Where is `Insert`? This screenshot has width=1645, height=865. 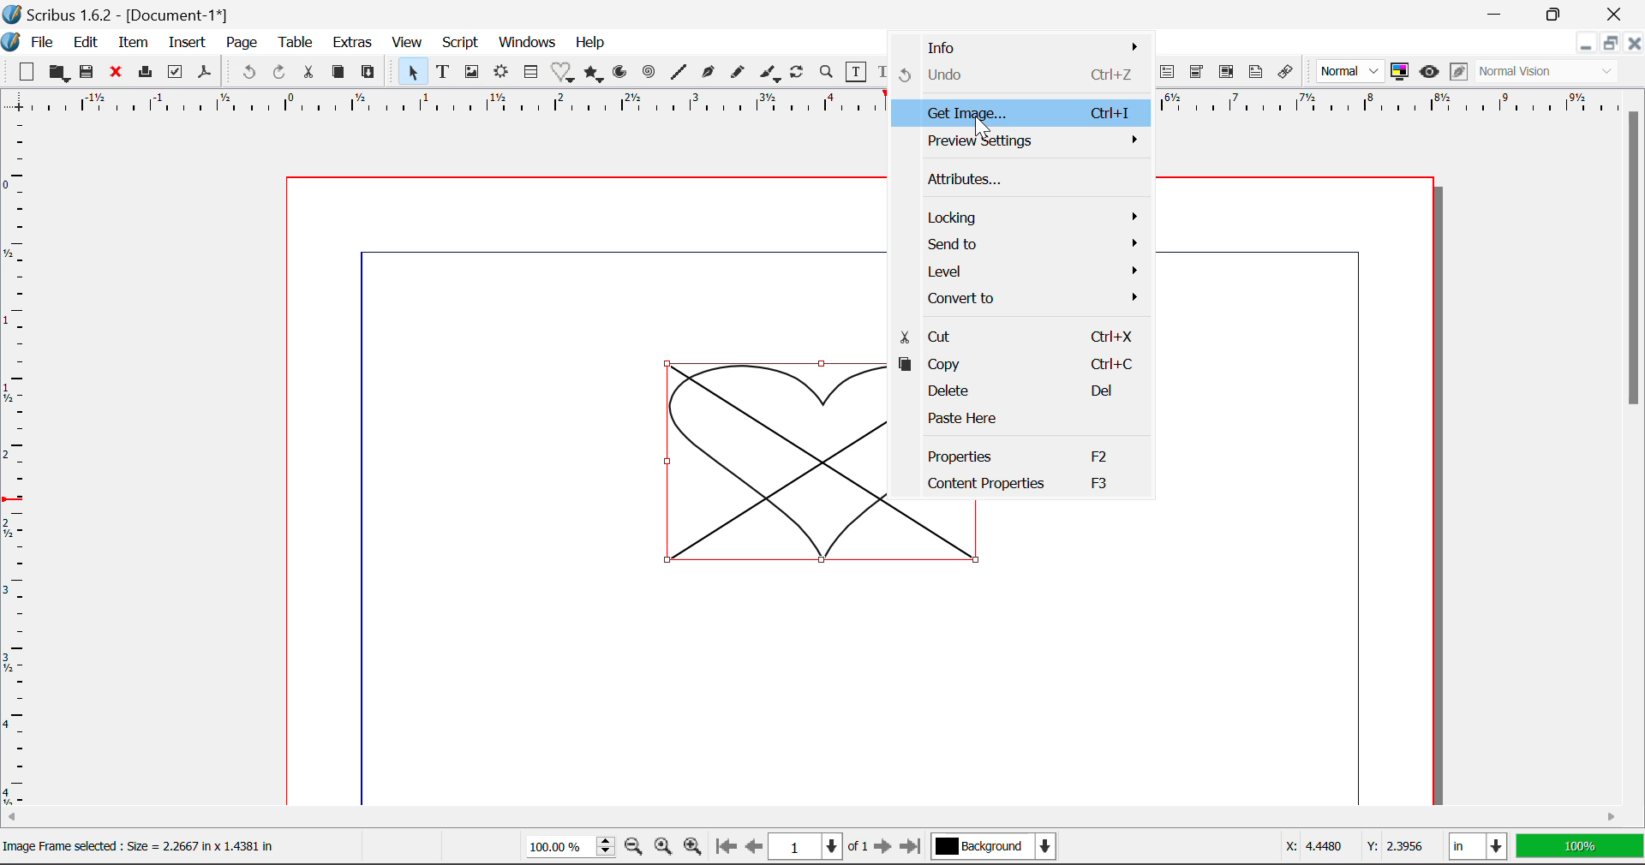 Insert is located at coordinates (185, 43).